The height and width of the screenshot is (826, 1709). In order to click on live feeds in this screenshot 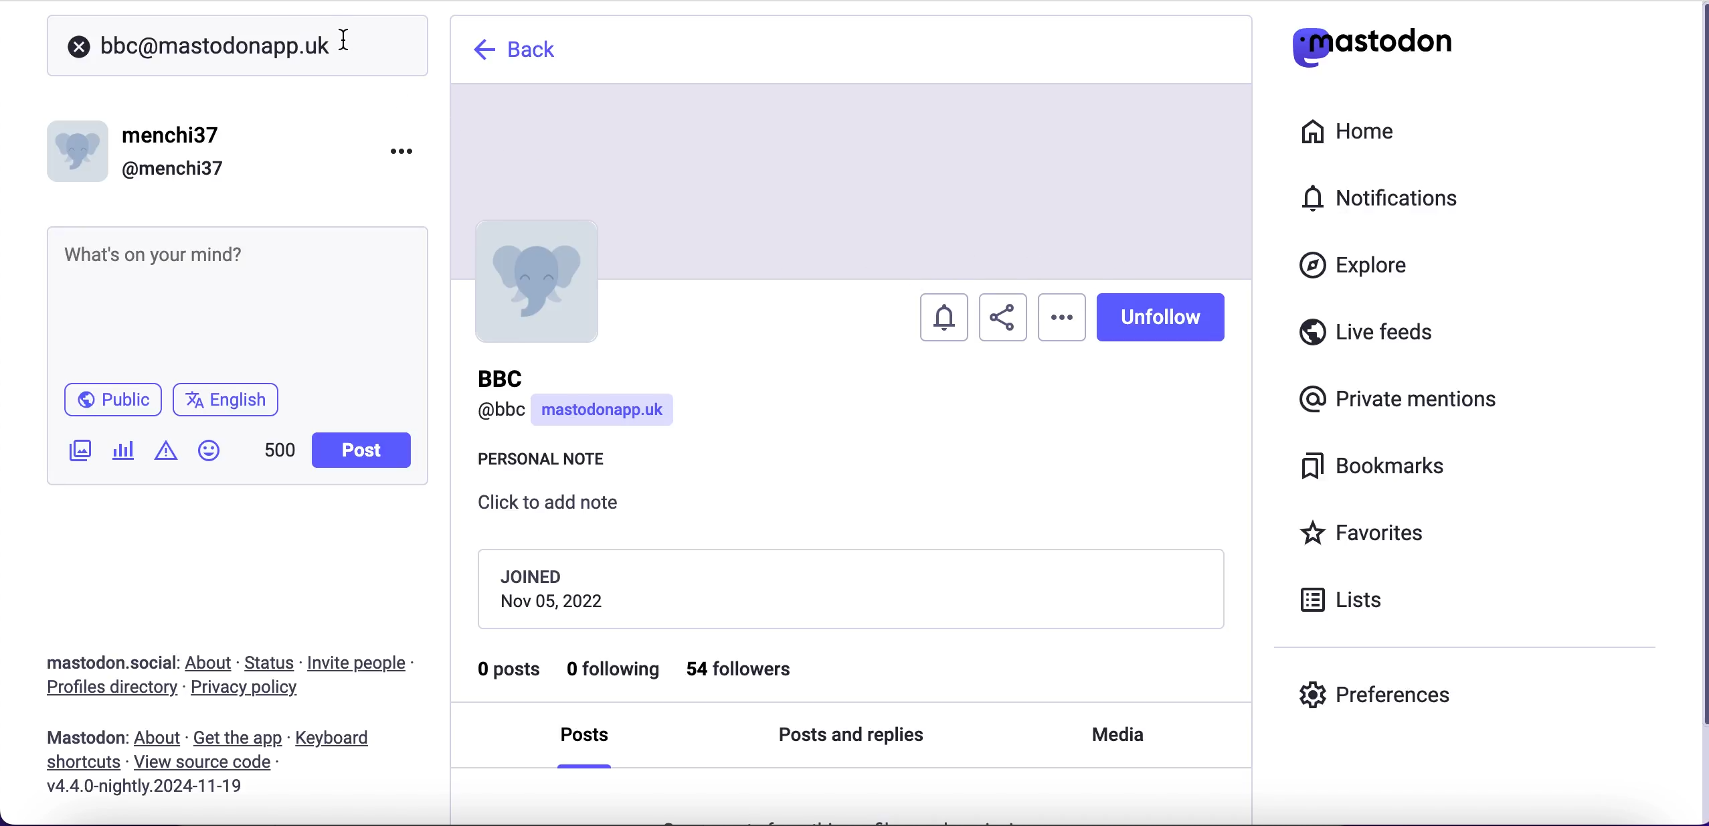, I will do `click(1367, 337)`.